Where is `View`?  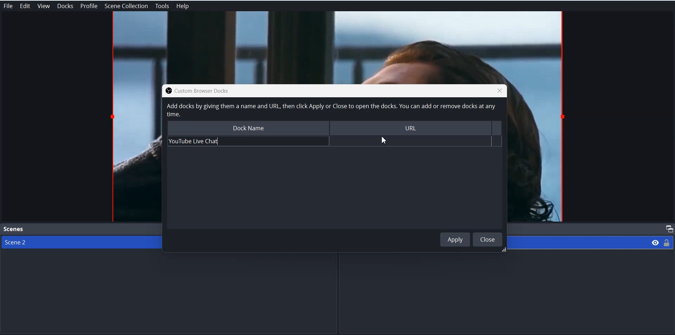
View is located at coordinates (43, 6).